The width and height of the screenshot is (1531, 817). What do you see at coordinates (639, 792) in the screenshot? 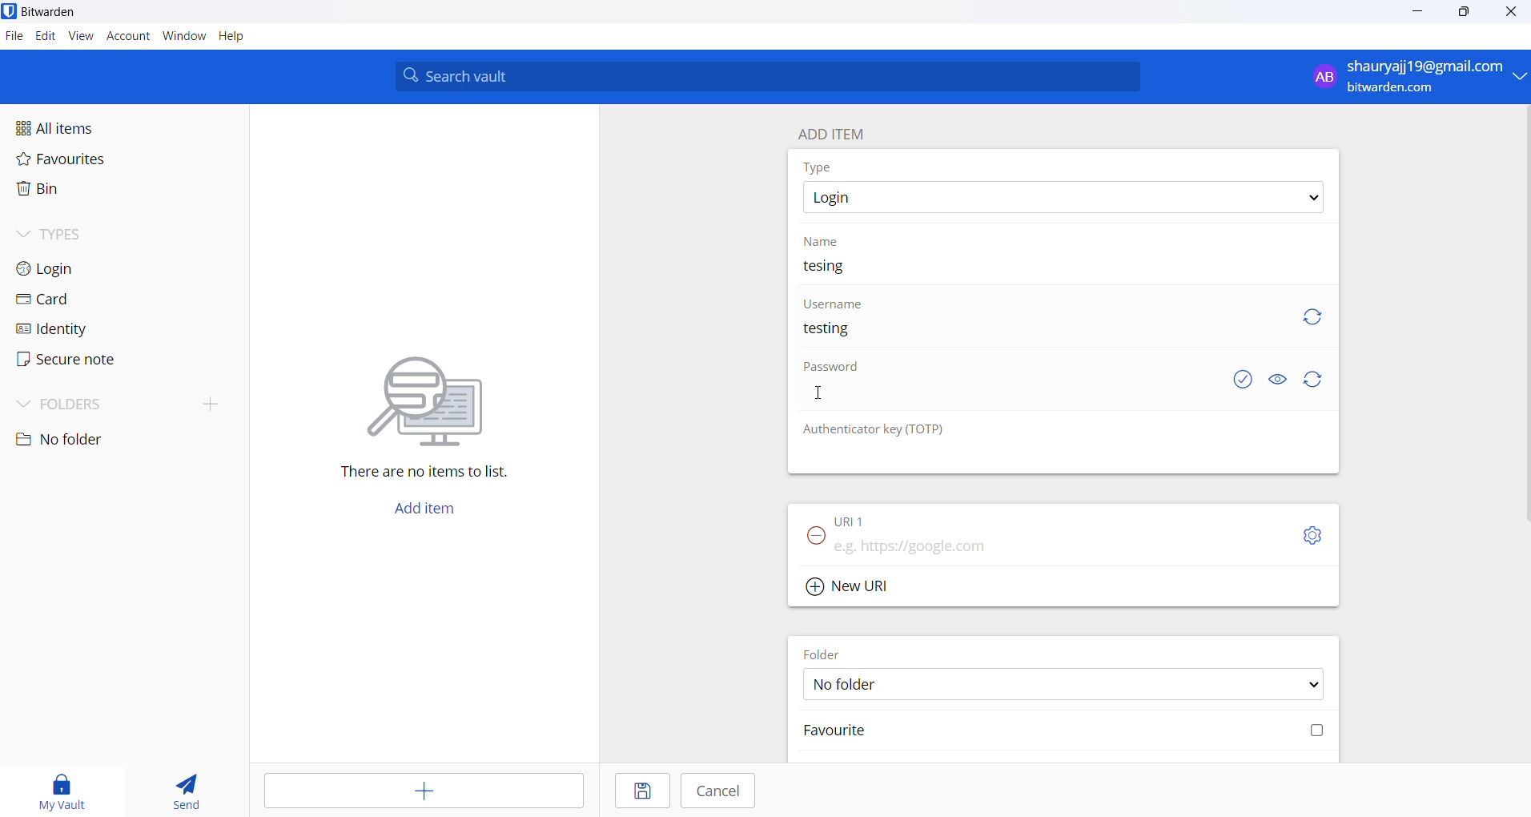
I see `Save` at bounding box center [639, 792].